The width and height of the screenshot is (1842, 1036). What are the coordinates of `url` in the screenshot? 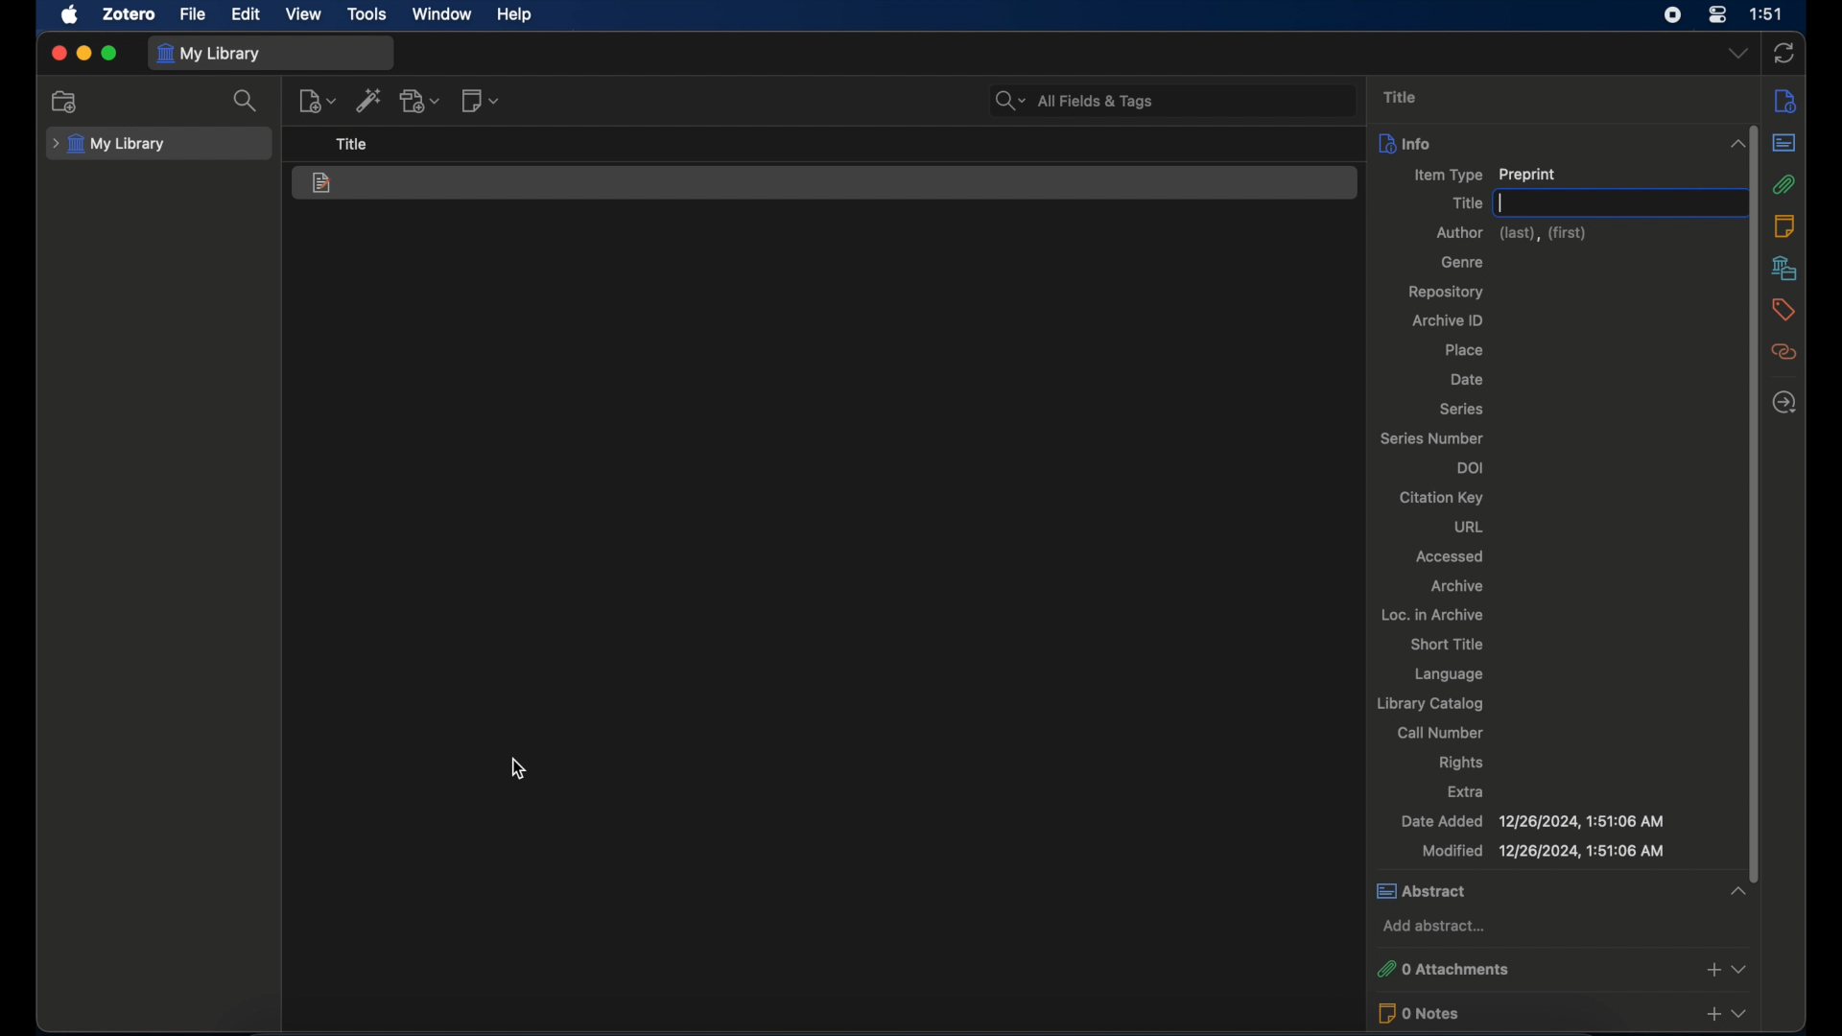 It's located at (1473, 528).